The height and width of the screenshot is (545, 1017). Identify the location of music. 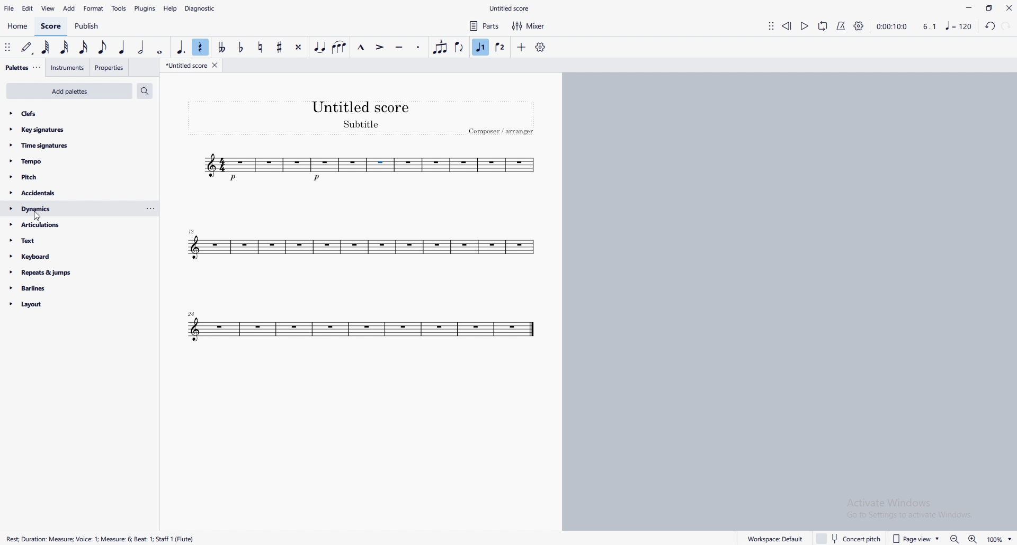
(960, 25).